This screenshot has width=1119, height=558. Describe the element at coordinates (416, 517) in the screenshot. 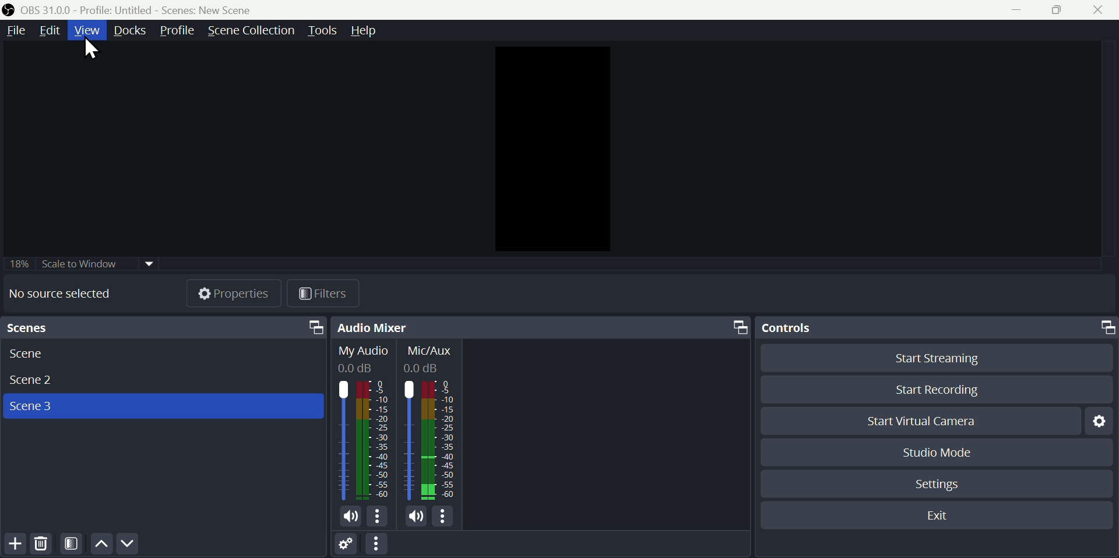

I see `(un)mute` at that location.